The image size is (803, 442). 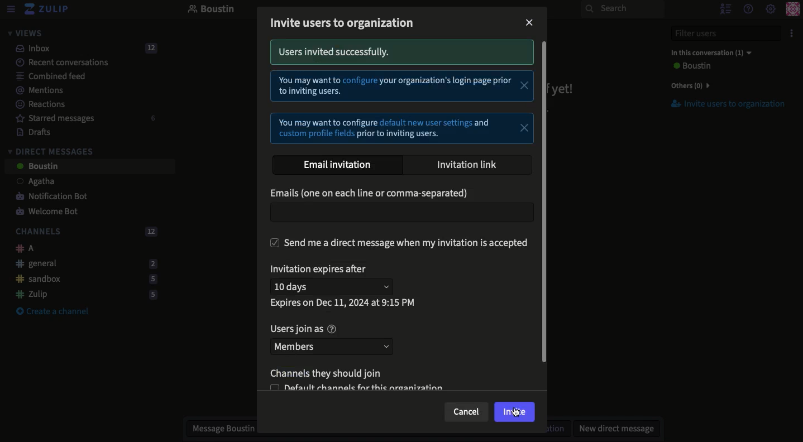 What do you see at coordinates (28, 132) in the screenshot?
I see `Drafts` at bounding box center [28, 132].